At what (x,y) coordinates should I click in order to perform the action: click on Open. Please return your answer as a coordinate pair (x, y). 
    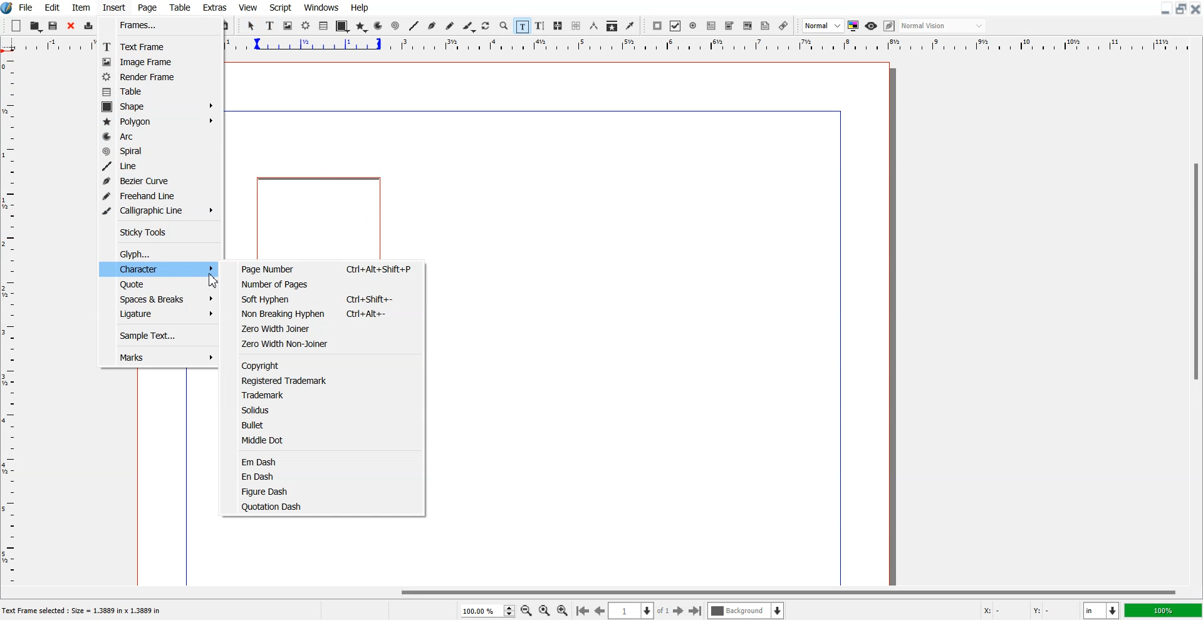
    Looking at the image, I should click on (36, 26).